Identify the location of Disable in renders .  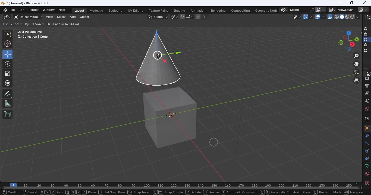
(366, 28).